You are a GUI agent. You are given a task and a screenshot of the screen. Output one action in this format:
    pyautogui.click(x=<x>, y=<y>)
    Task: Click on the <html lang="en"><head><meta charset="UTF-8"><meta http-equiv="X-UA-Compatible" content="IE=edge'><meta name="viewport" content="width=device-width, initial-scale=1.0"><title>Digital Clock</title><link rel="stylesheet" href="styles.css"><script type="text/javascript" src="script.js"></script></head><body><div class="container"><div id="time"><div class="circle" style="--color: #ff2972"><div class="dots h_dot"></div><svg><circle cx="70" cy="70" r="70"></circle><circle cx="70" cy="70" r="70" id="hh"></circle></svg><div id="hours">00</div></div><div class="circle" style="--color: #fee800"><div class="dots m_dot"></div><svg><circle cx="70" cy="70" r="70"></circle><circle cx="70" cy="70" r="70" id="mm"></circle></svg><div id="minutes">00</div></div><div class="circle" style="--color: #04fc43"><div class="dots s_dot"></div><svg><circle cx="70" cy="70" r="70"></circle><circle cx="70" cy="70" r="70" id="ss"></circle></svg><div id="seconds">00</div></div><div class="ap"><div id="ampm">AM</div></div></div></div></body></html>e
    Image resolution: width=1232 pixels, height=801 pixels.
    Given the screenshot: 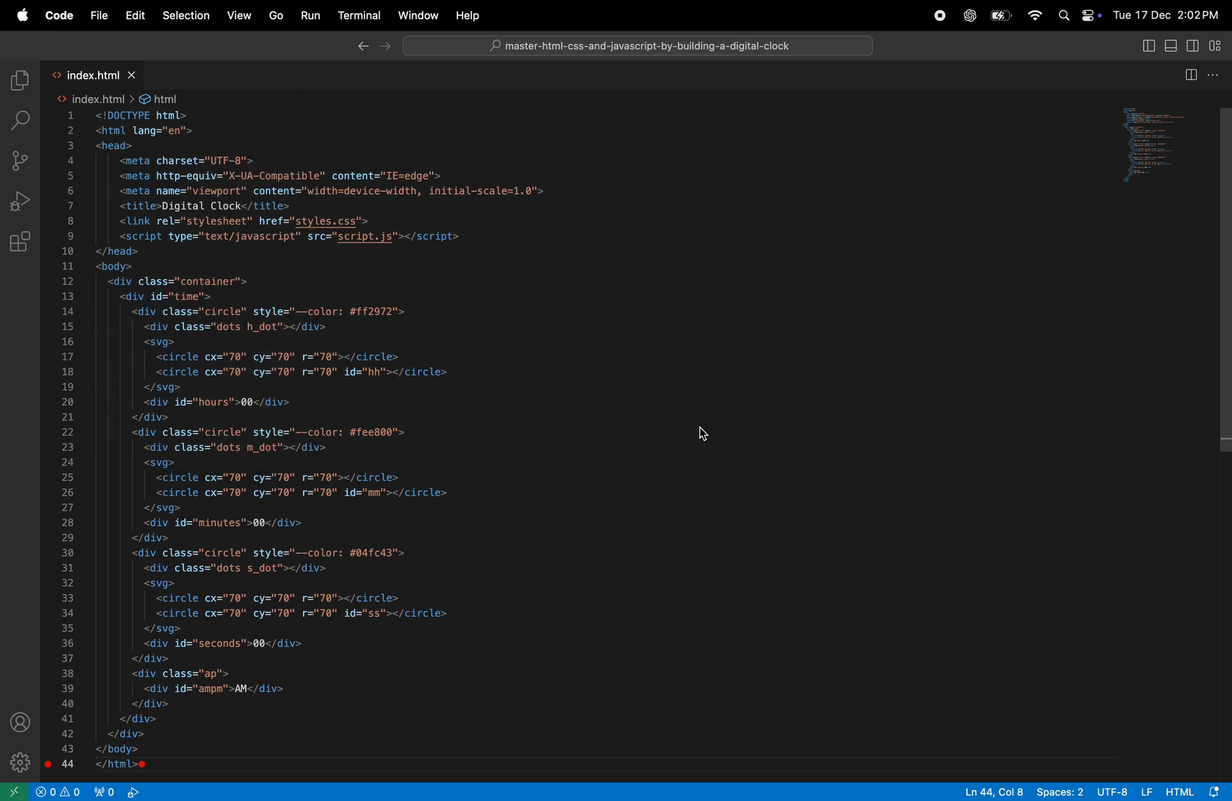 What is the action you would take?
    pyautogui.click(x=321, y=442)
    